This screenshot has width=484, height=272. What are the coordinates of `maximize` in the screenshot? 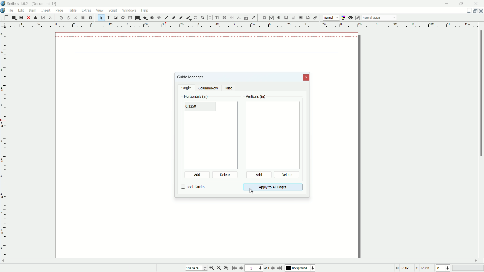 It's located at (462, 3).